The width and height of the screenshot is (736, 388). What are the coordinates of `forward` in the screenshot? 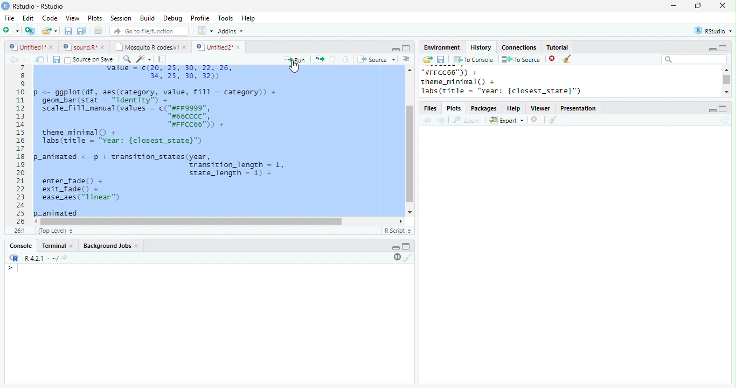 It's located at (441, 121).